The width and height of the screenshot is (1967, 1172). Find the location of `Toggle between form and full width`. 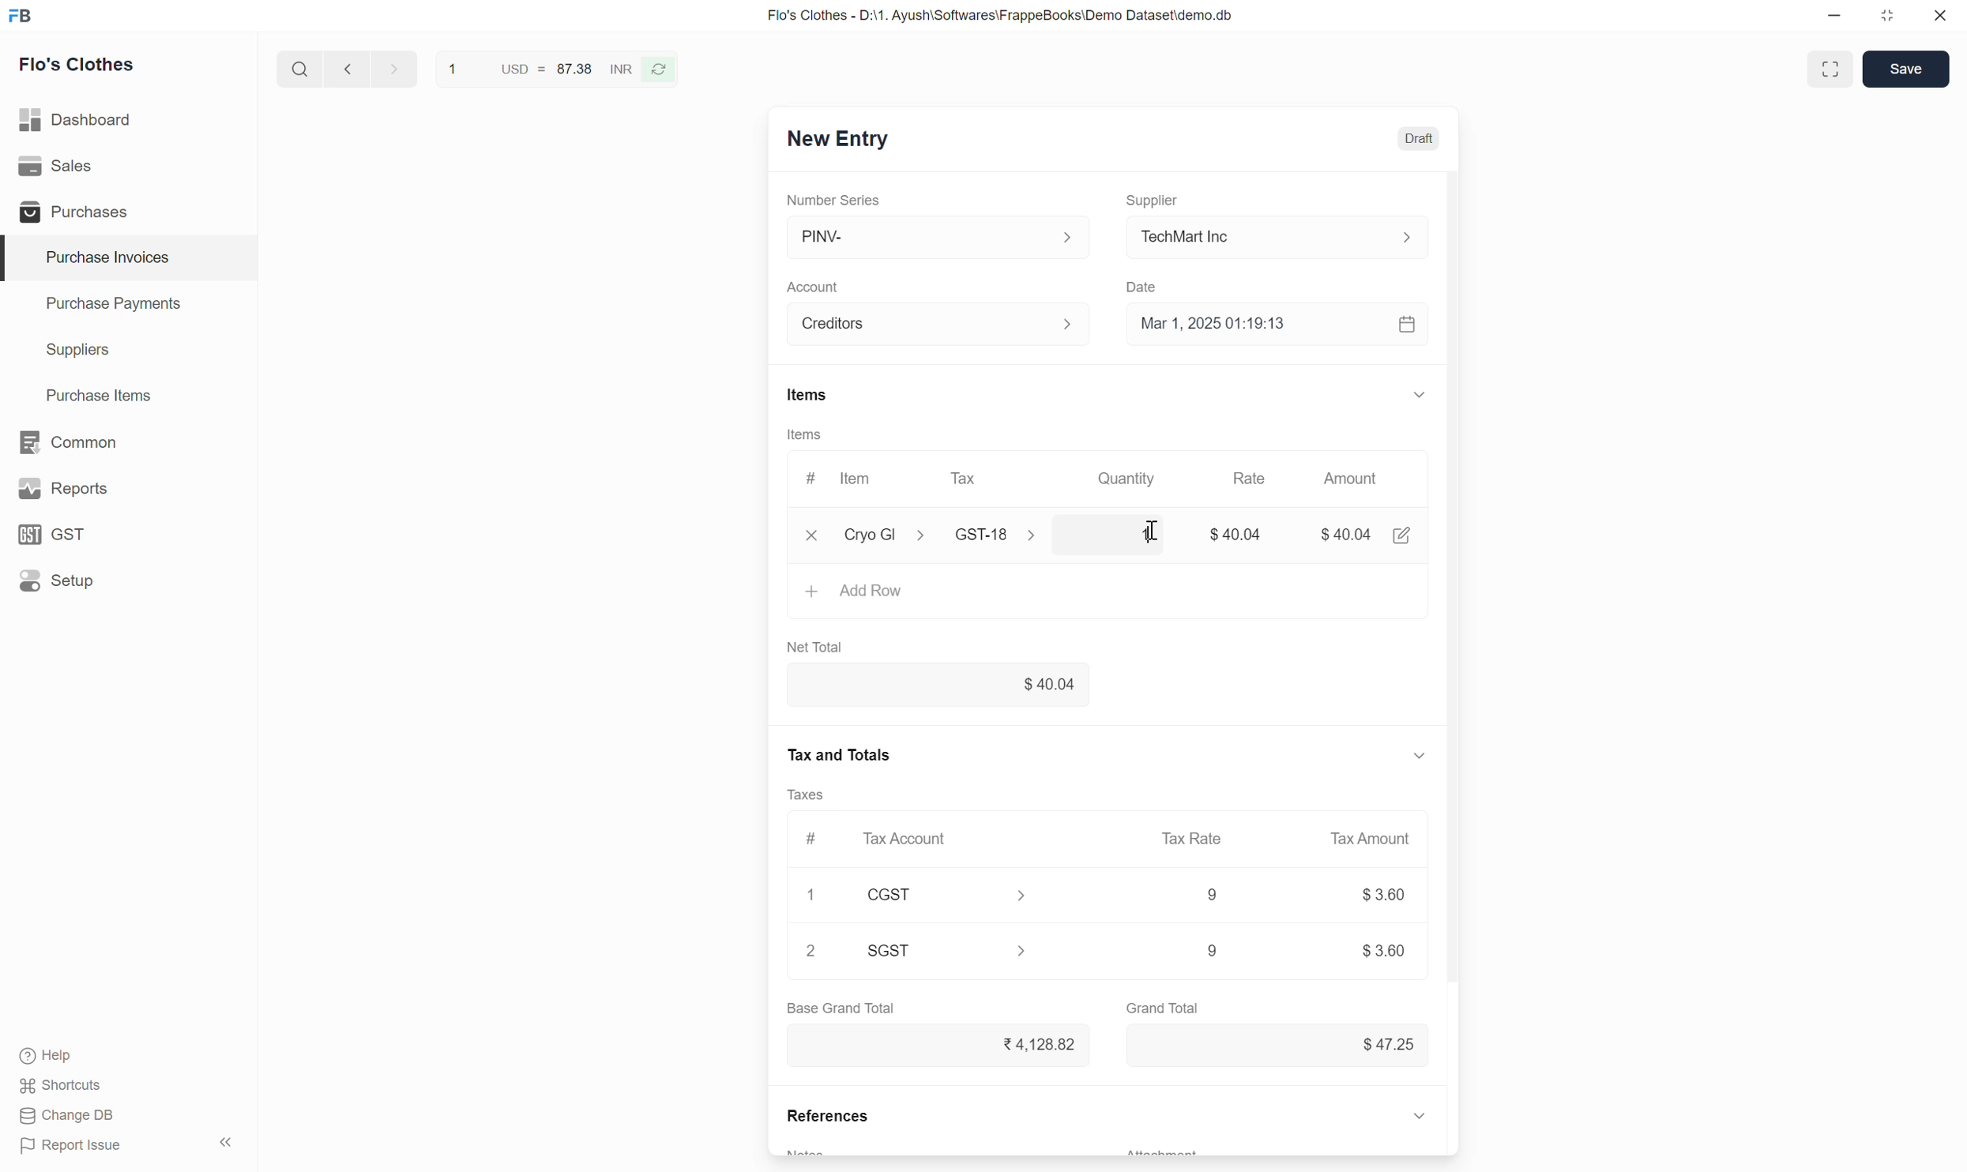

Toggle between form and full width is located at coordinates (1829, 69).